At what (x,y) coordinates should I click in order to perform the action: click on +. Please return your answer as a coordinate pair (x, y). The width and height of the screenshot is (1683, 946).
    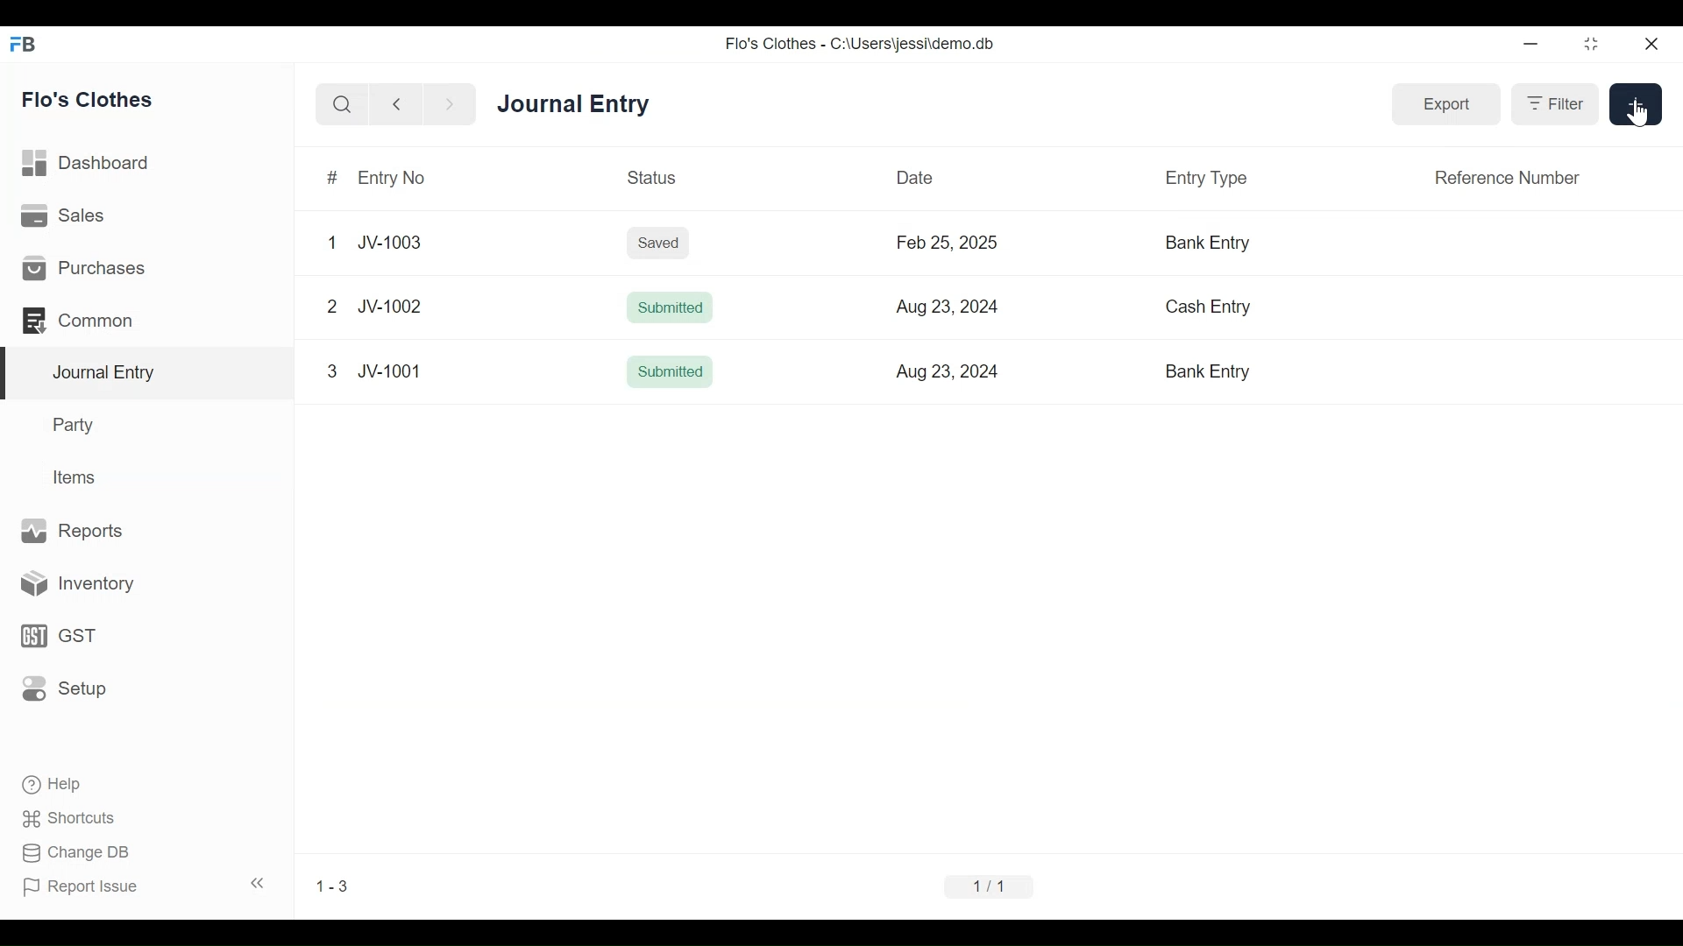
    Looking at the image, I should click on (1637, 103).